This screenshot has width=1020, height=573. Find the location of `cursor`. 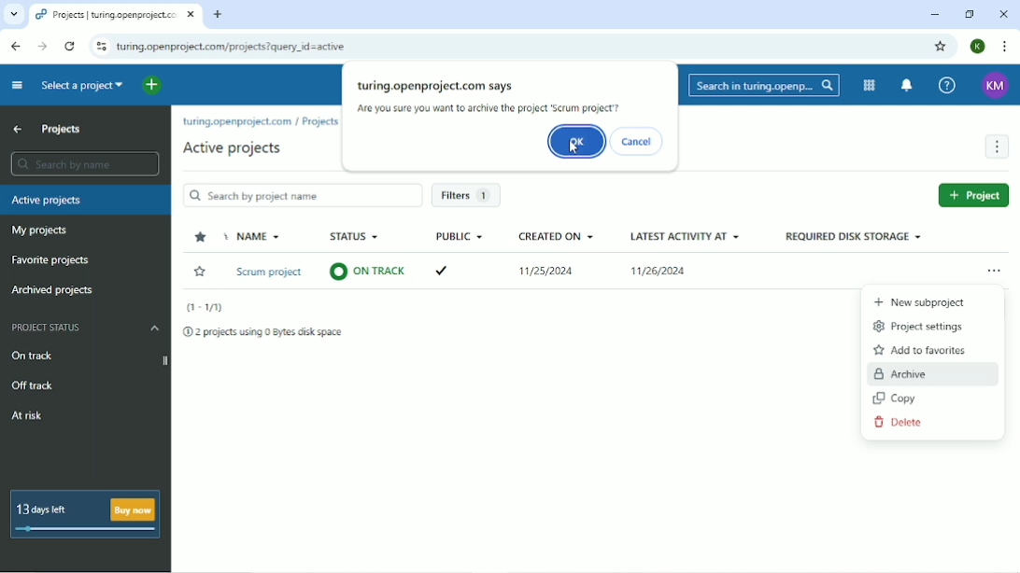

cursor is located at coordinates (572, 147).